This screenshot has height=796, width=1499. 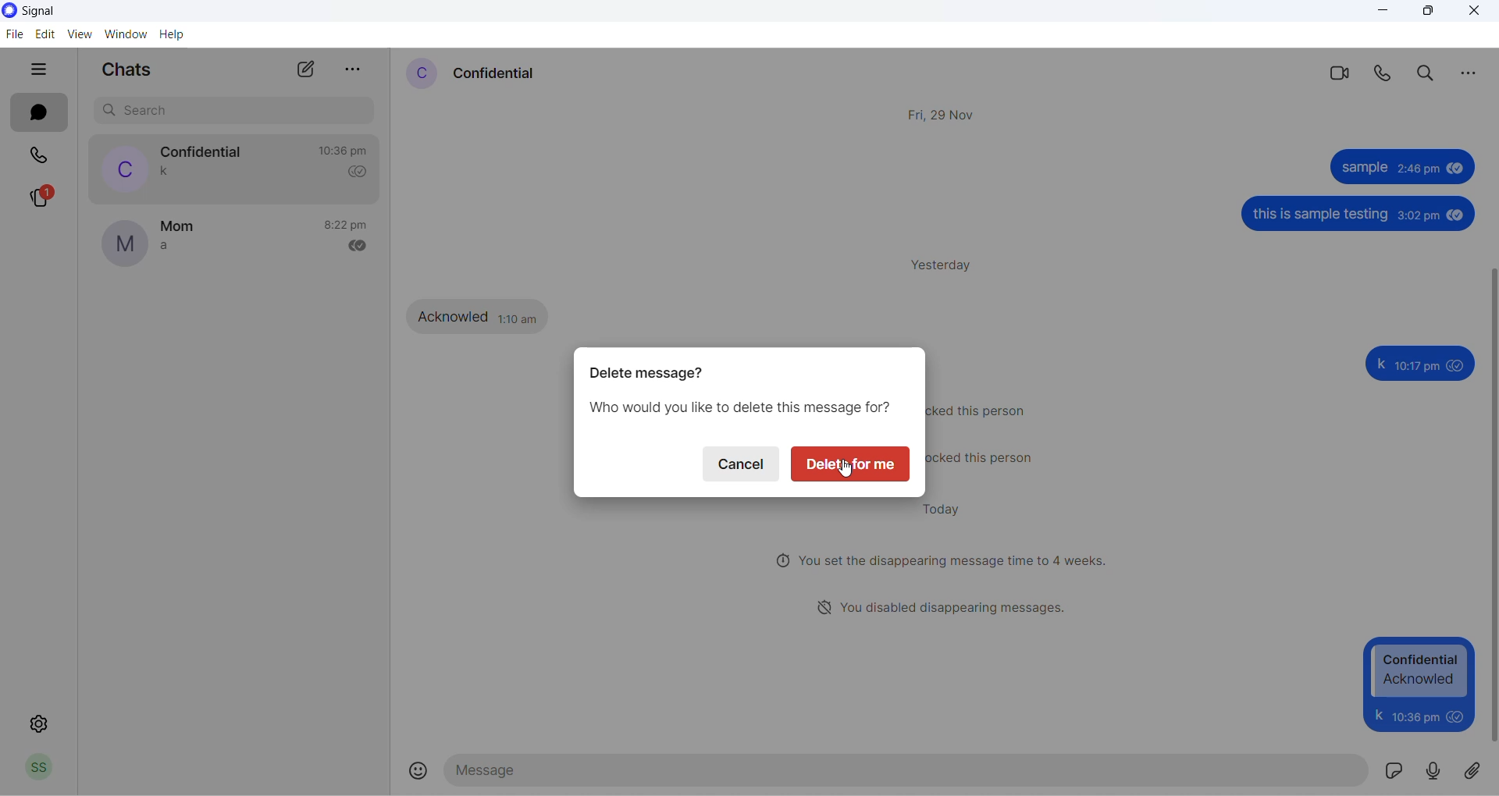 I want to click on contact name, so click(x=497, y=73).